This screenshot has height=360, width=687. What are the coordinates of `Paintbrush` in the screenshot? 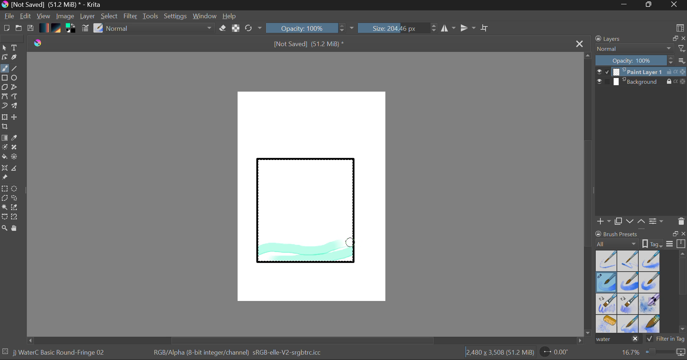 It's located at (4, 69).